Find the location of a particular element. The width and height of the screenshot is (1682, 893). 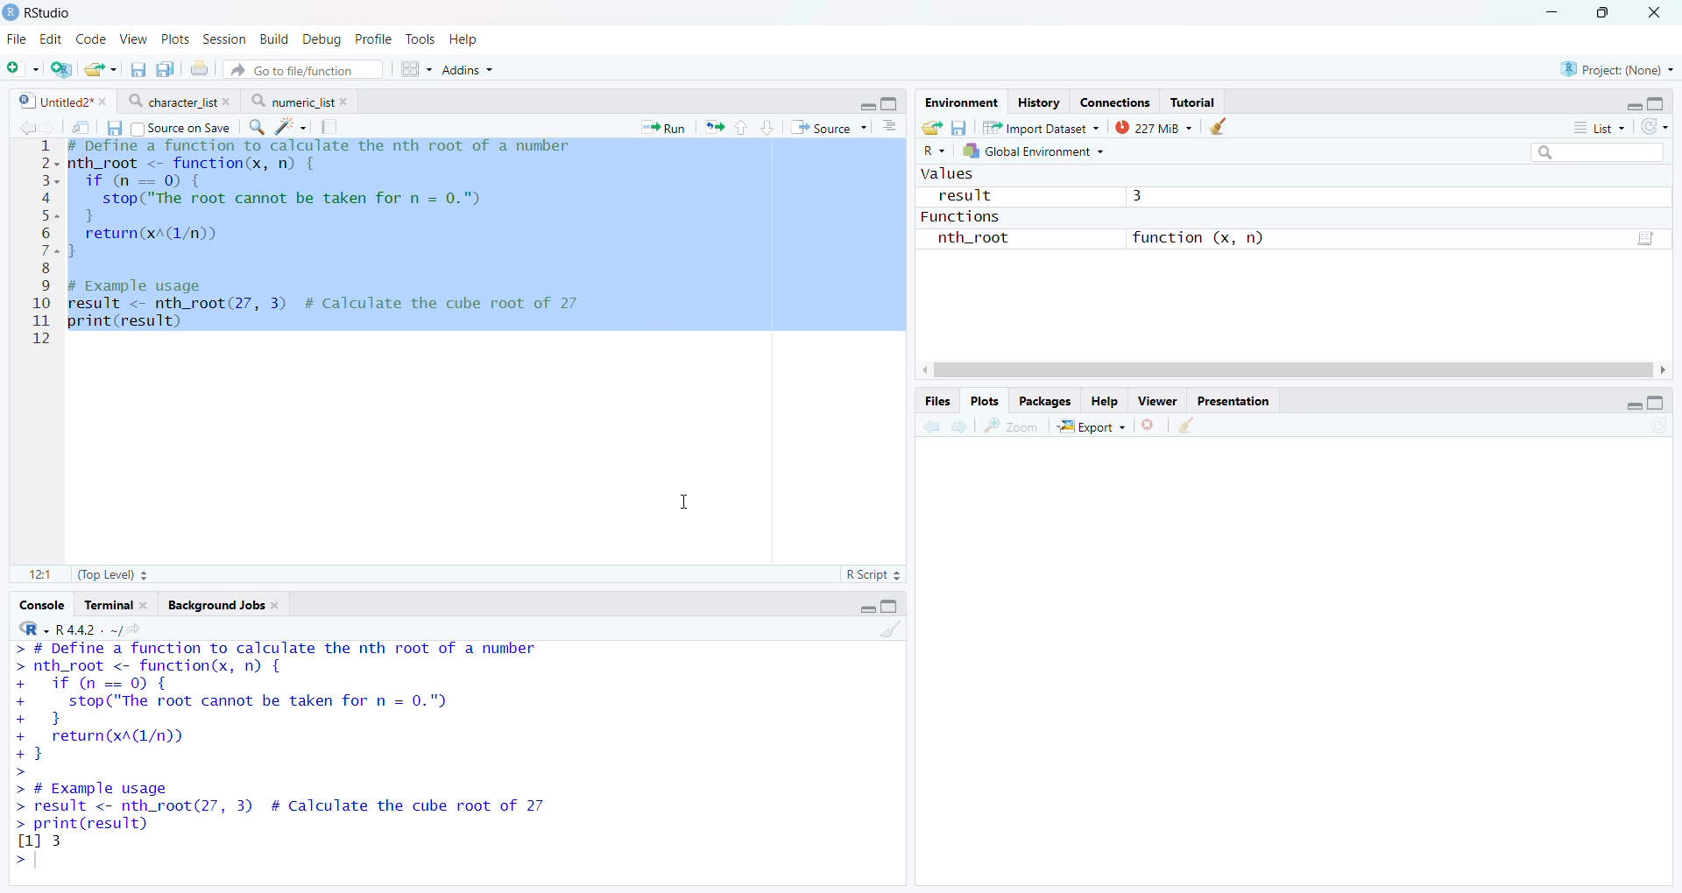

Terminal is located at coordinates (117, 603).